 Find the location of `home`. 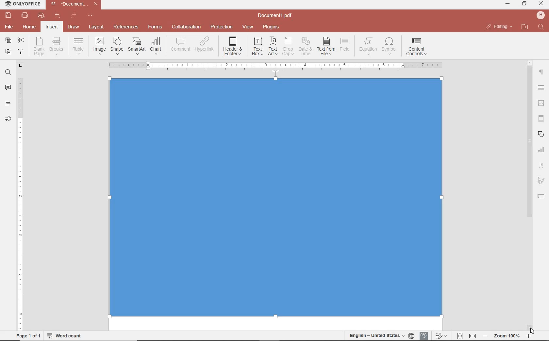

home is located at coordinates (28, 26).